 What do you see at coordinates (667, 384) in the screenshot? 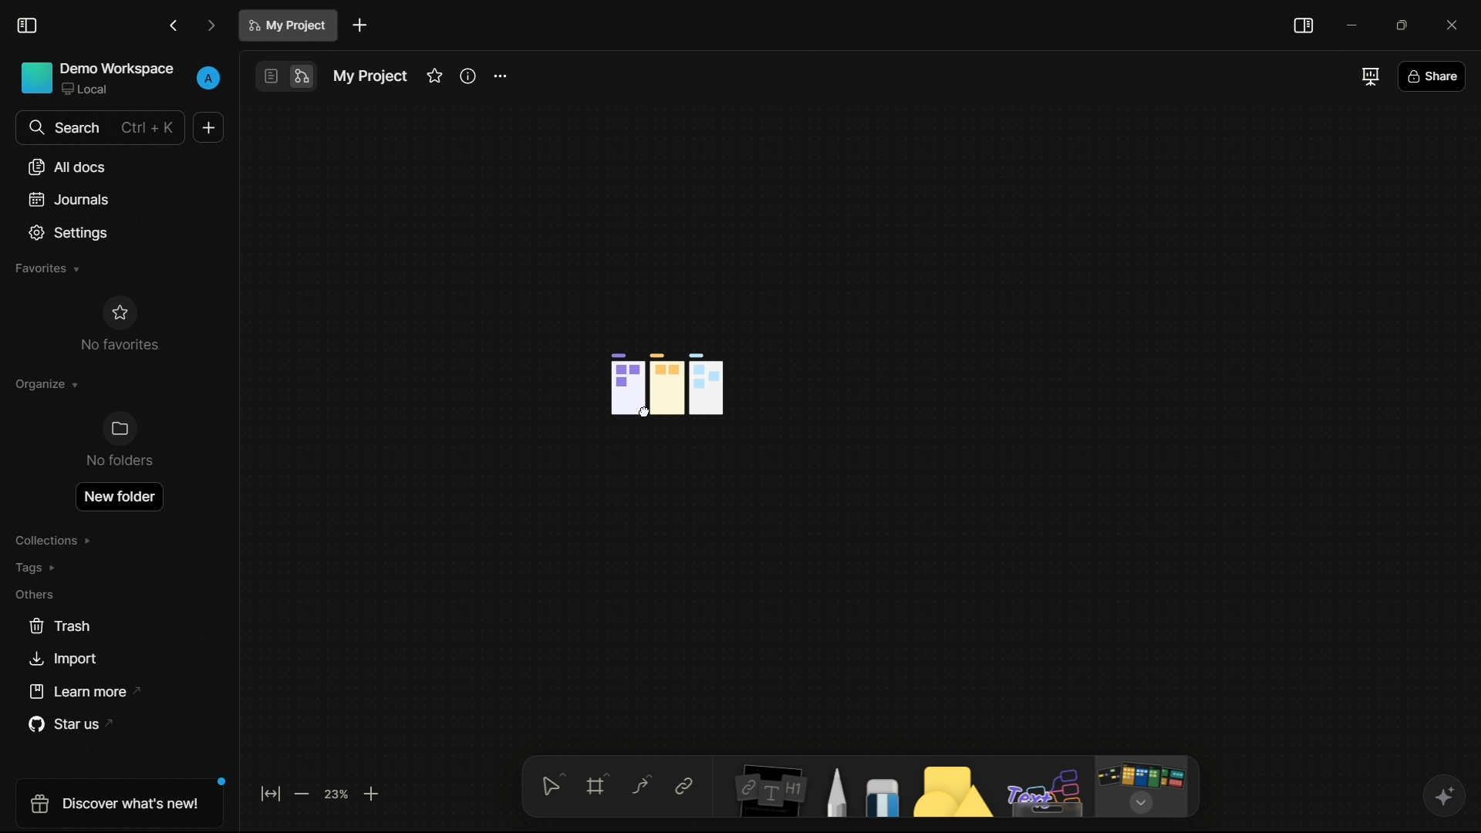
I see `project tracking kanban template` at bounding box center [667, 384].